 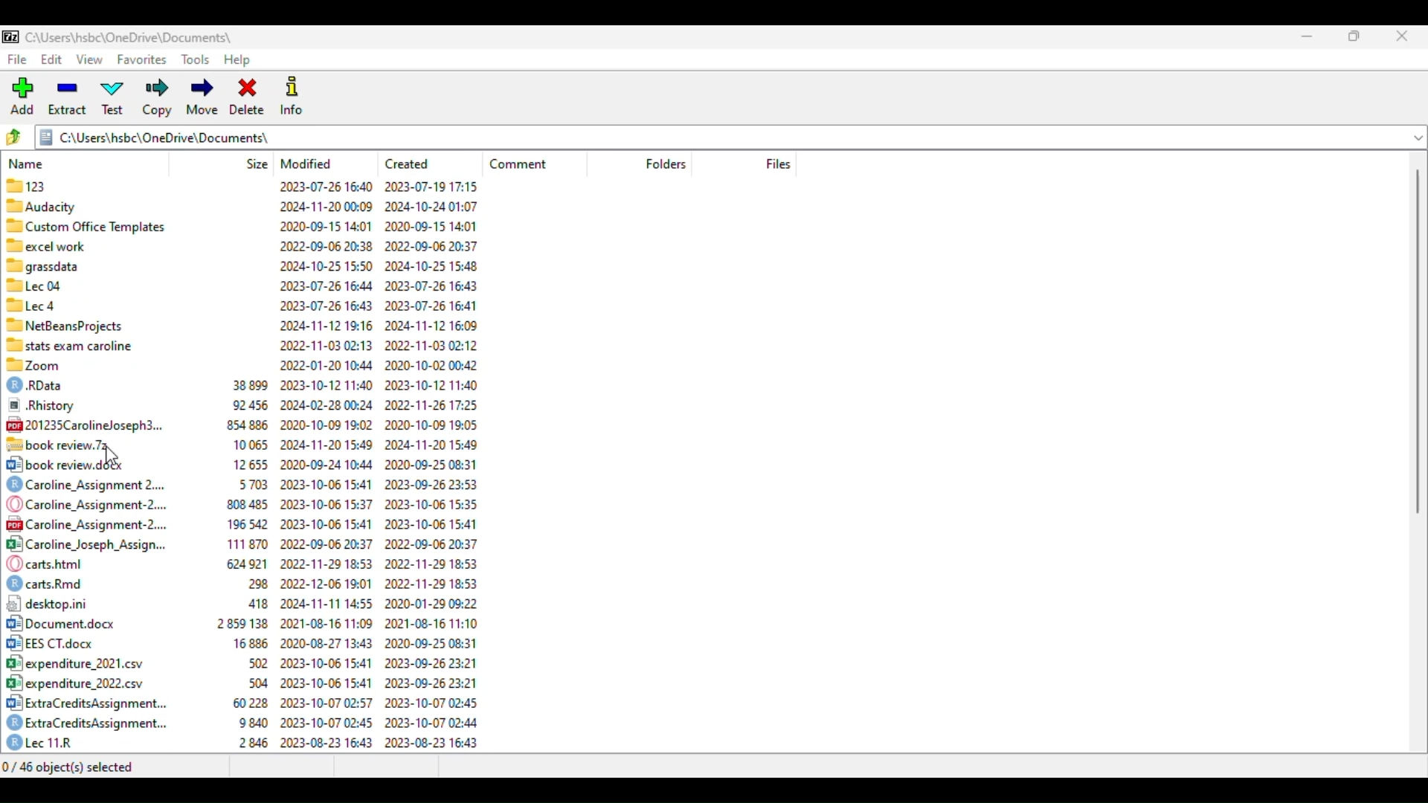 I want to click on @201235Carolineloseph3... 854886 2020-10-09 19:02 2020-10-09 19:05, so click(x=242, y=424).